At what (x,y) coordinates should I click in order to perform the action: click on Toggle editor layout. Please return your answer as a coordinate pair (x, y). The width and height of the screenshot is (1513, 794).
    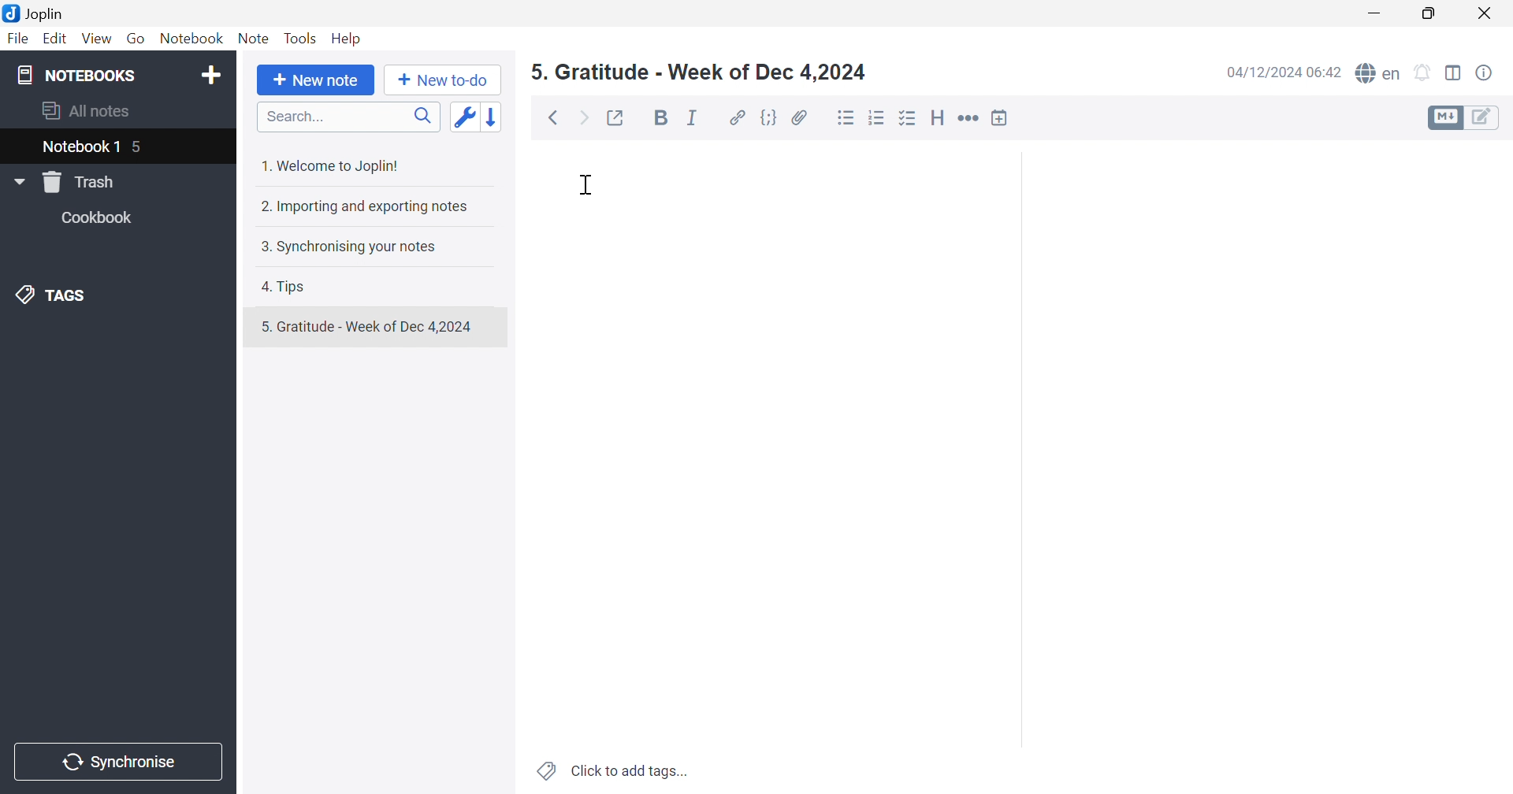
    Looking at the image, I should click on (1454, 73).